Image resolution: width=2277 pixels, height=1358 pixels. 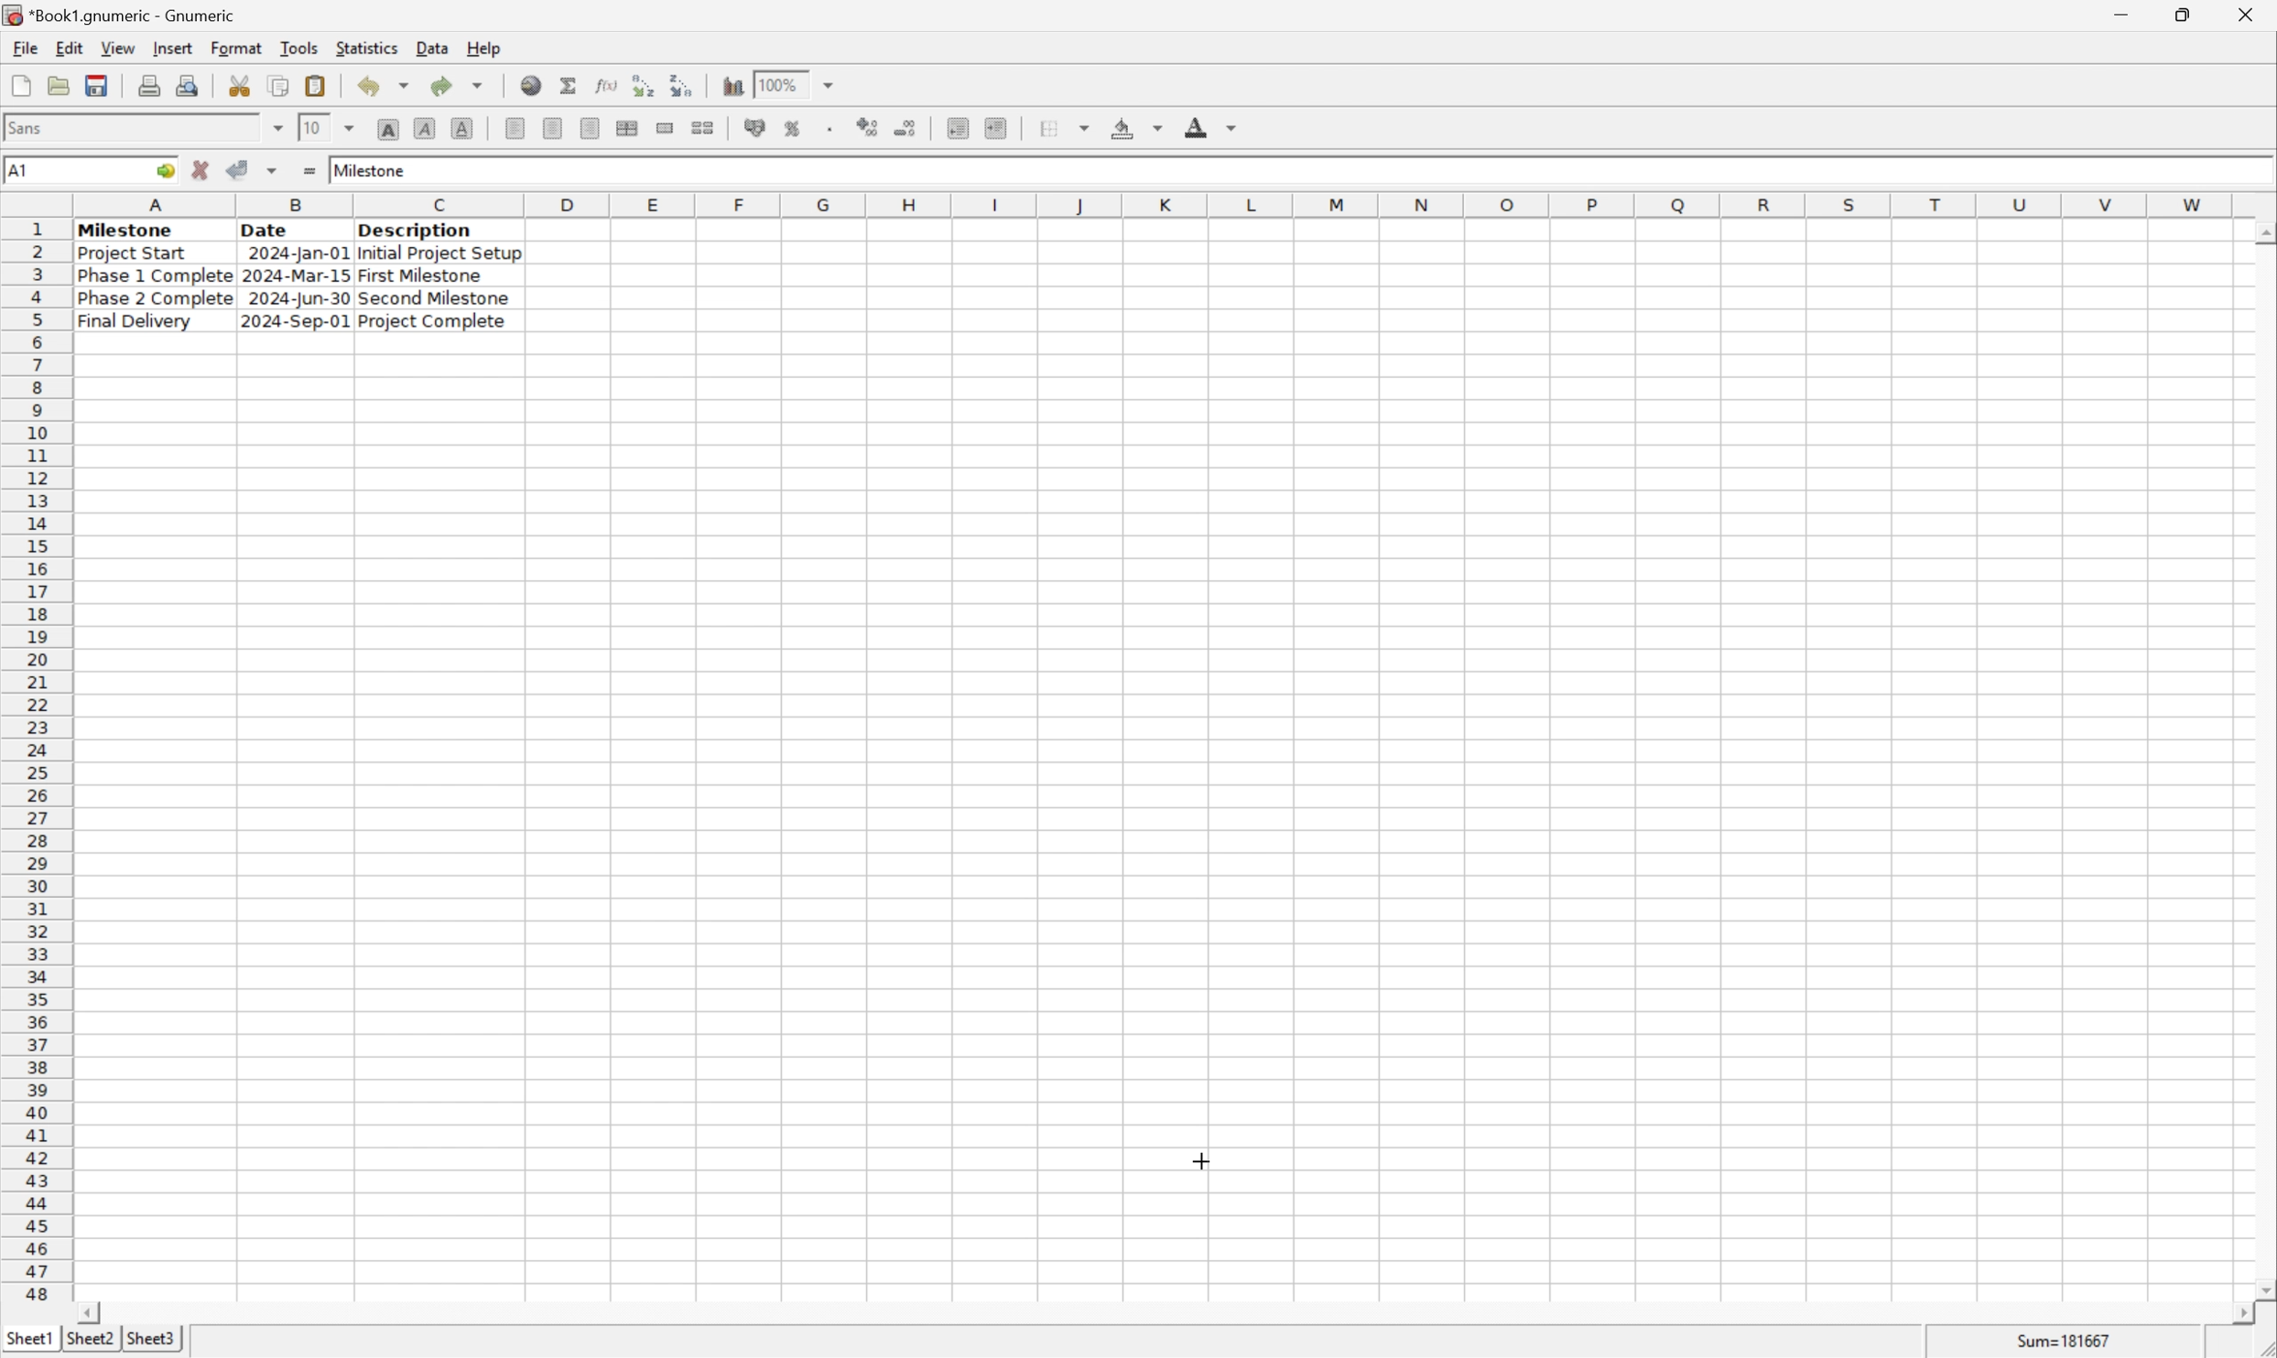 I want to click on enter formula, so click(x=308, y=171).